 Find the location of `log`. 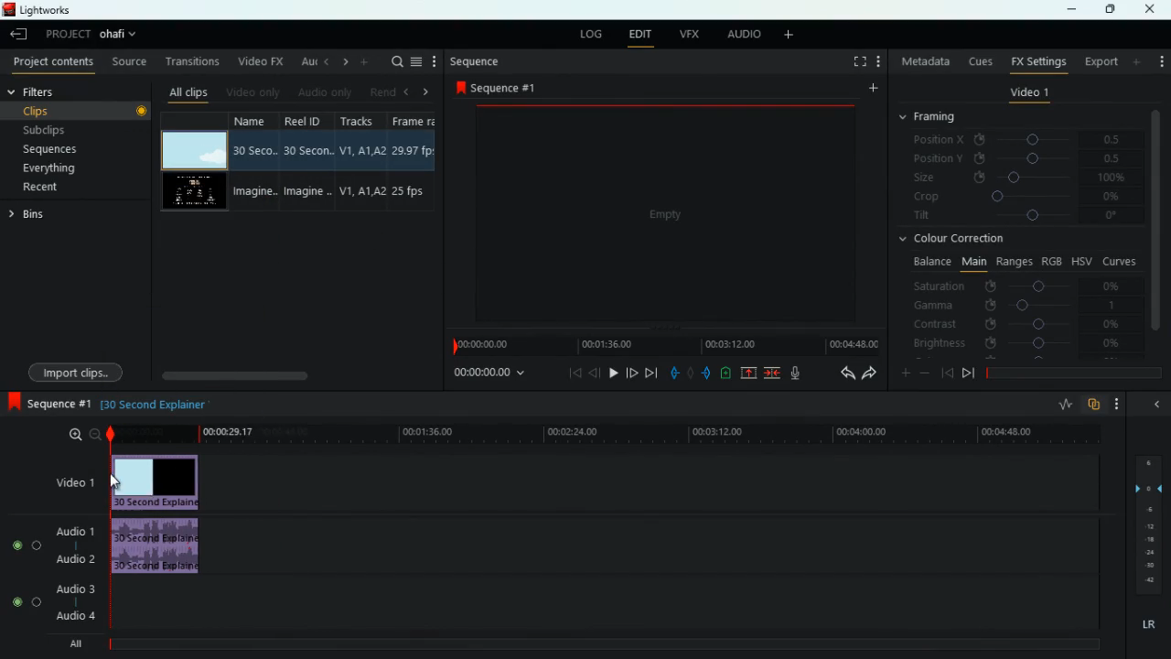

log is located at coordinates (595, 34).